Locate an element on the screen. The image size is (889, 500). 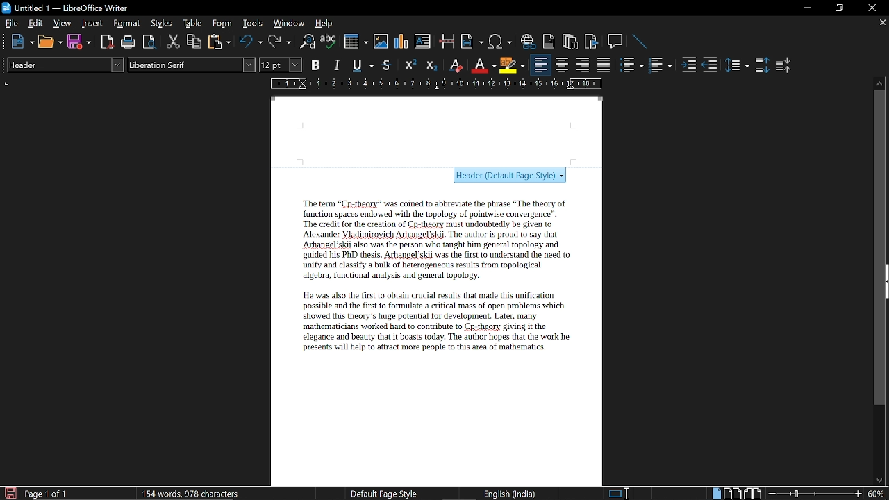
units is located at coordinates (8, 84).